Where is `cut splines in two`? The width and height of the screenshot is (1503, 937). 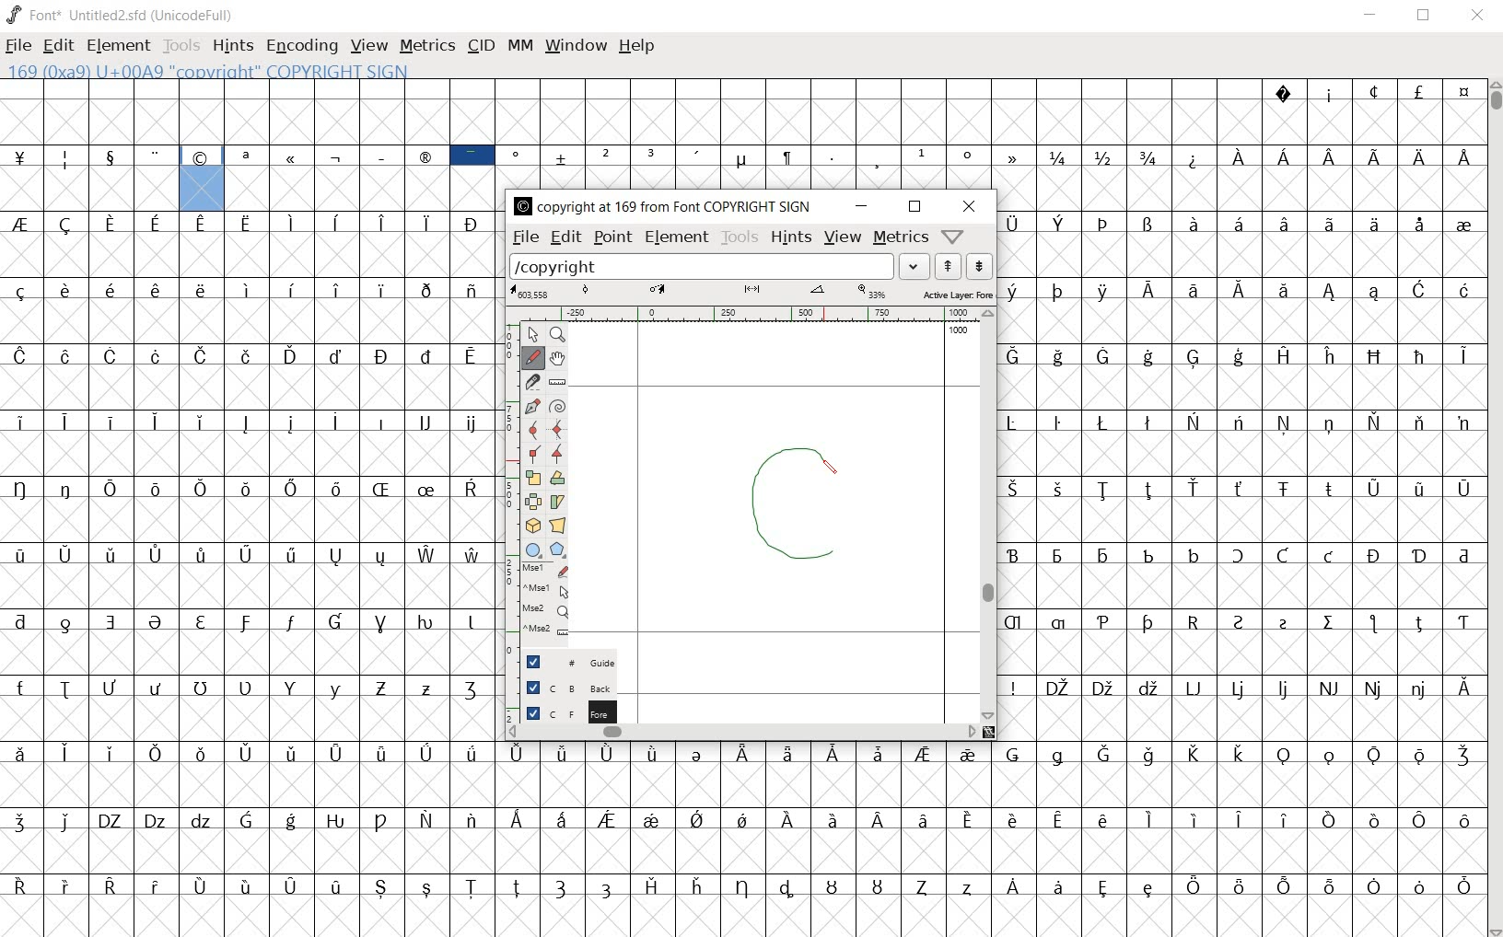
cut splines in two is located at coordinates (531, 381).